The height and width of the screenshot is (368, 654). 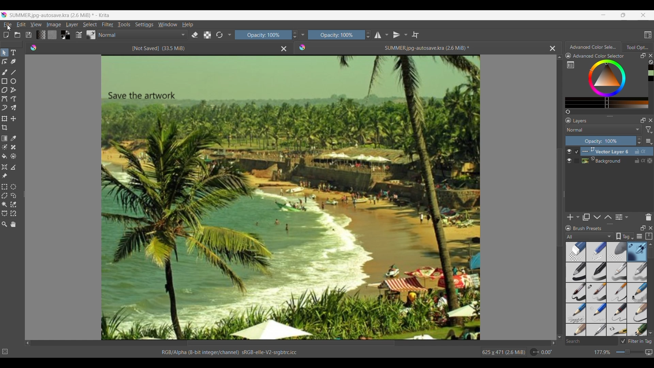 I want to click on Select, so click(x=90, y=25).